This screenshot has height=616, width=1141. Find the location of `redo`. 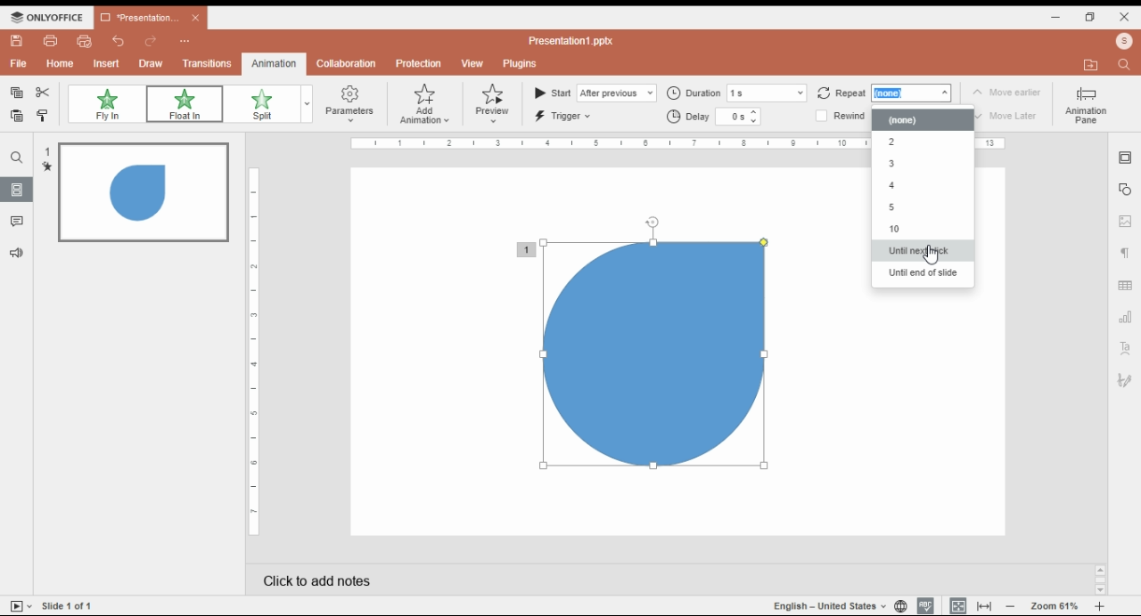

redo is located at coordinates (152, 42).